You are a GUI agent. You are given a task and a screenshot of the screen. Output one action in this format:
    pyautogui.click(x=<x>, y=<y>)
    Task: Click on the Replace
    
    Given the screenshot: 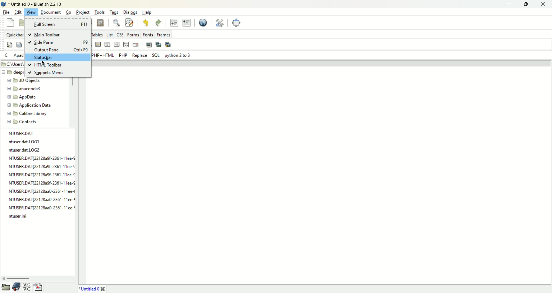 What is the action you would take?
    pyautogui.click(x=140, y=56)
    